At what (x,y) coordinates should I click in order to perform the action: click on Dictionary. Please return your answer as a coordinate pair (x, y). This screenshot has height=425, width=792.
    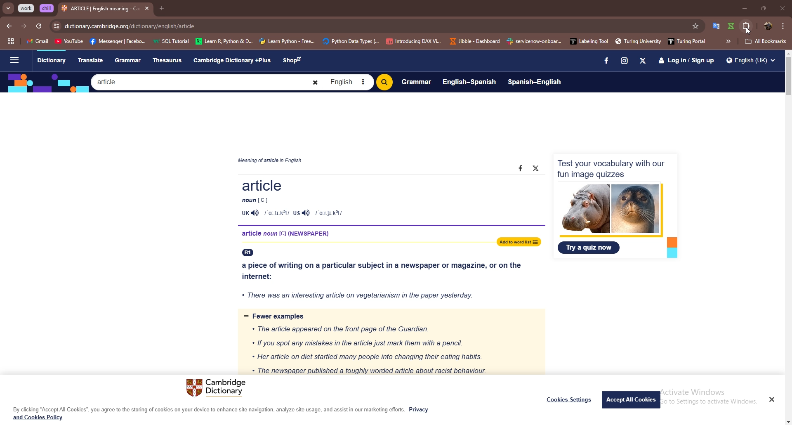
    Looking at the image, I should click on (51, 61).